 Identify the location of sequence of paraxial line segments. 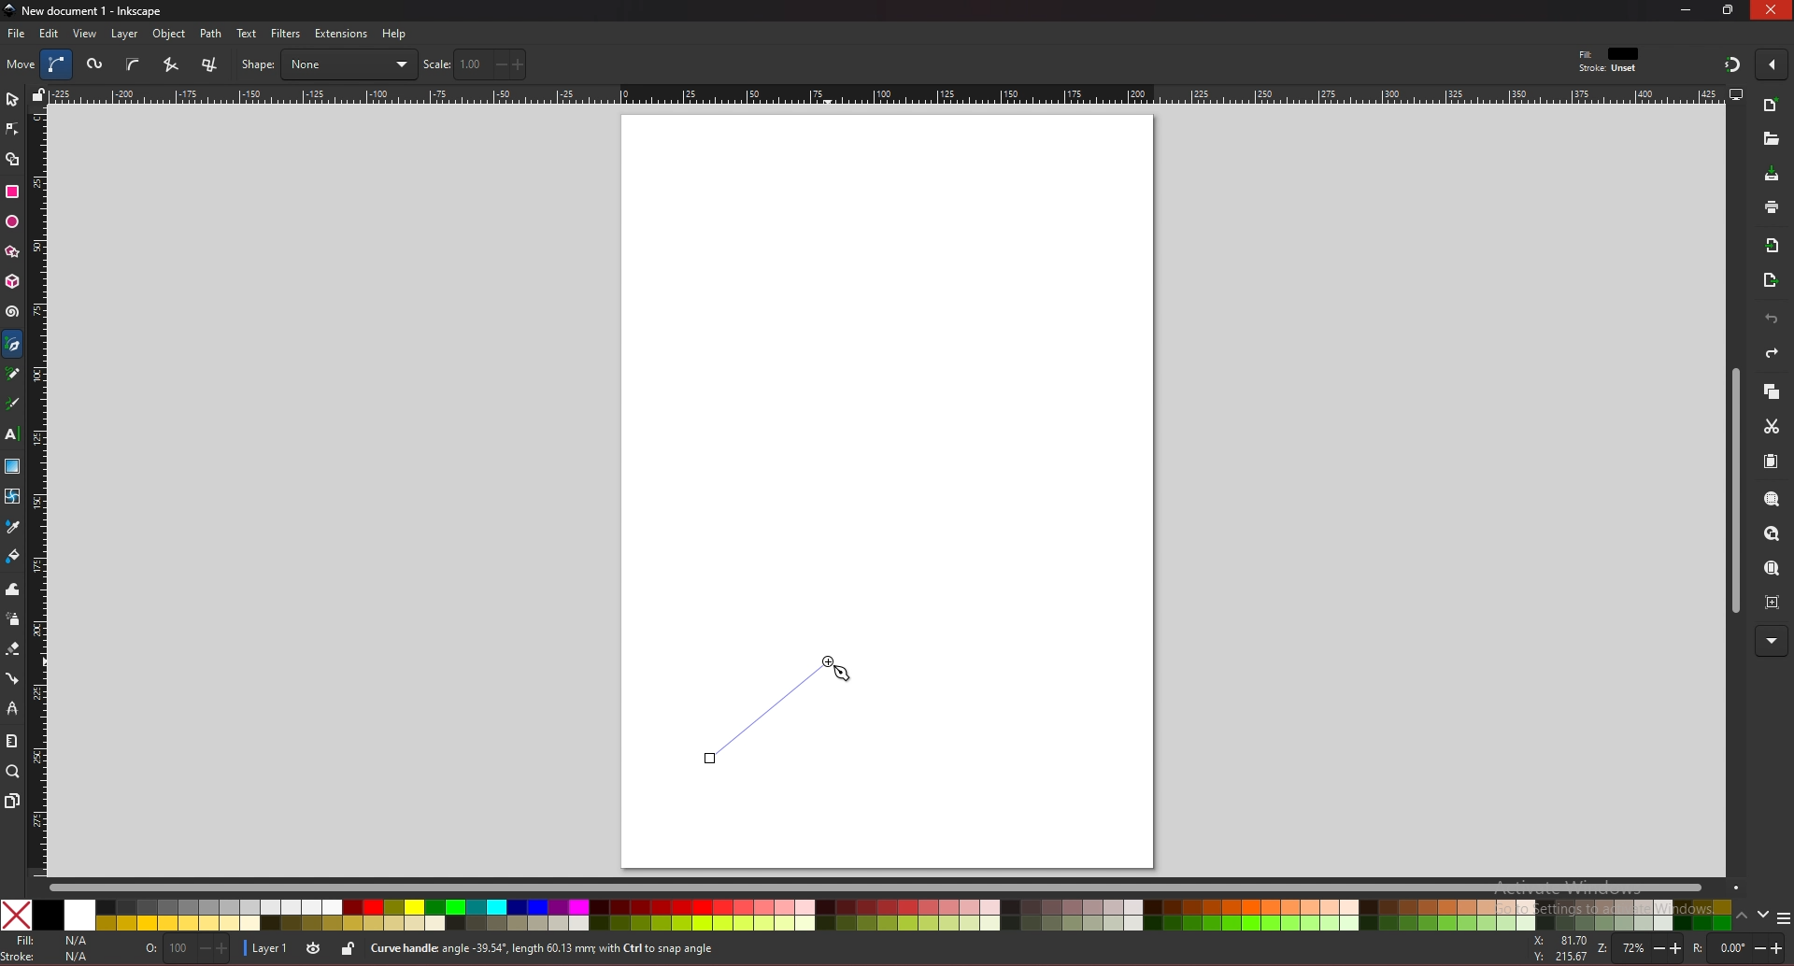
(212, 65).